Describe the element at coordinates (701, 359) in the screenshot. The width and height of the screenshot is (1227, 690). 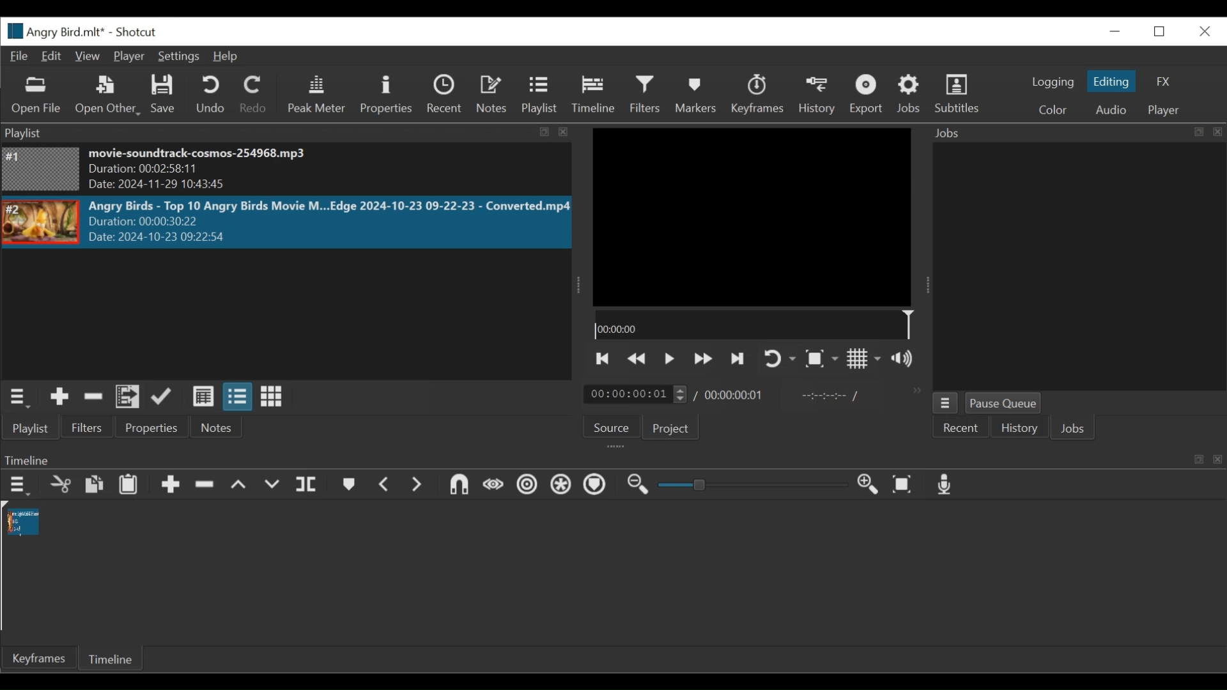
I see `Play quickly forward` at that location.